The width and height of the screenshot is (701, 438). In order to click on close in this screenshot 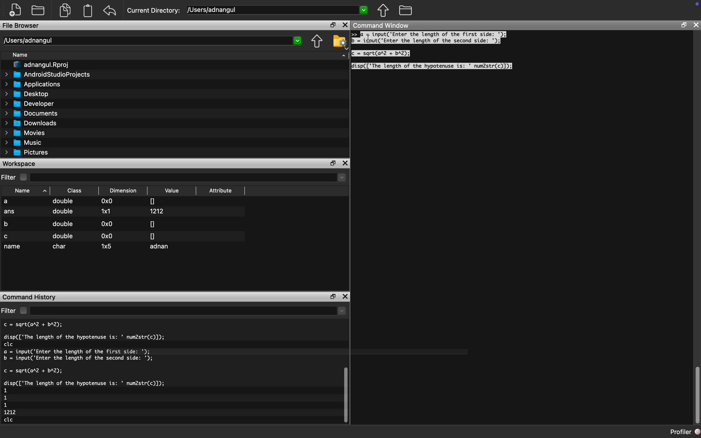, I will do `click(346, 298)`.